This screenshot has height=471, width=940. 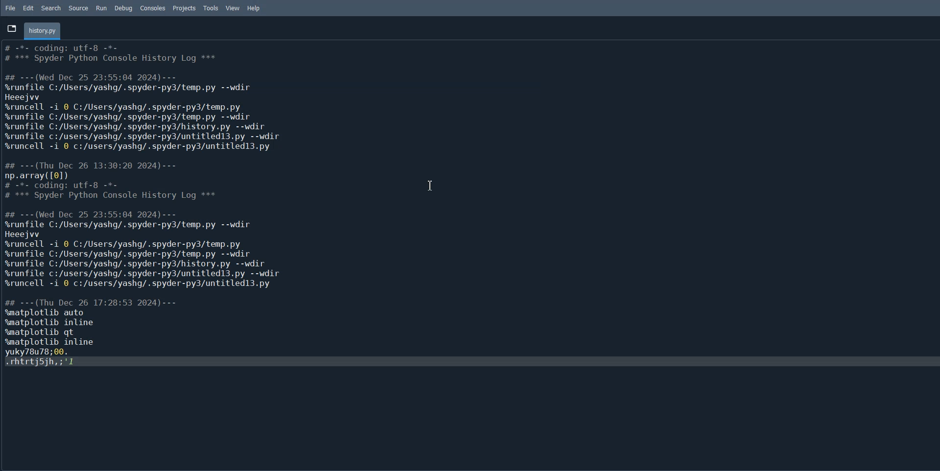 What do you see at coordinates (255, 9) in the screenshot?
I see `Help` at bounding box center [255, 9].